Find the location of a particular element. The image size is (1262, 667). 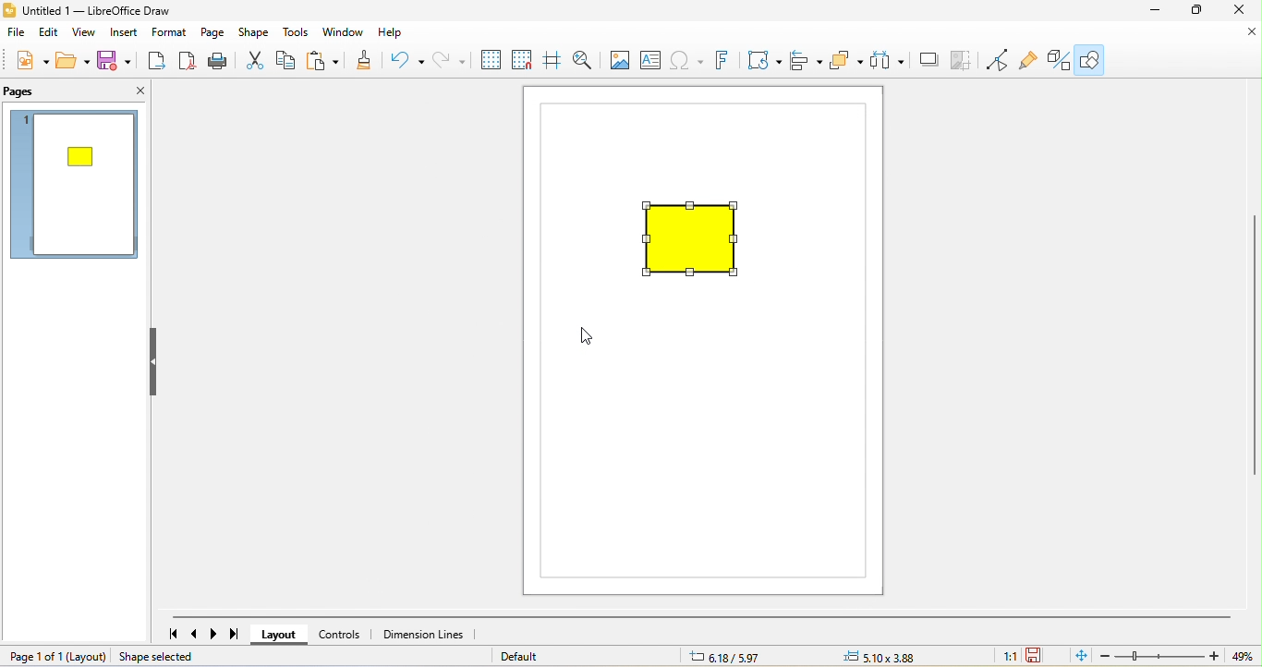

zoom is located at coordinates (1181, 656).